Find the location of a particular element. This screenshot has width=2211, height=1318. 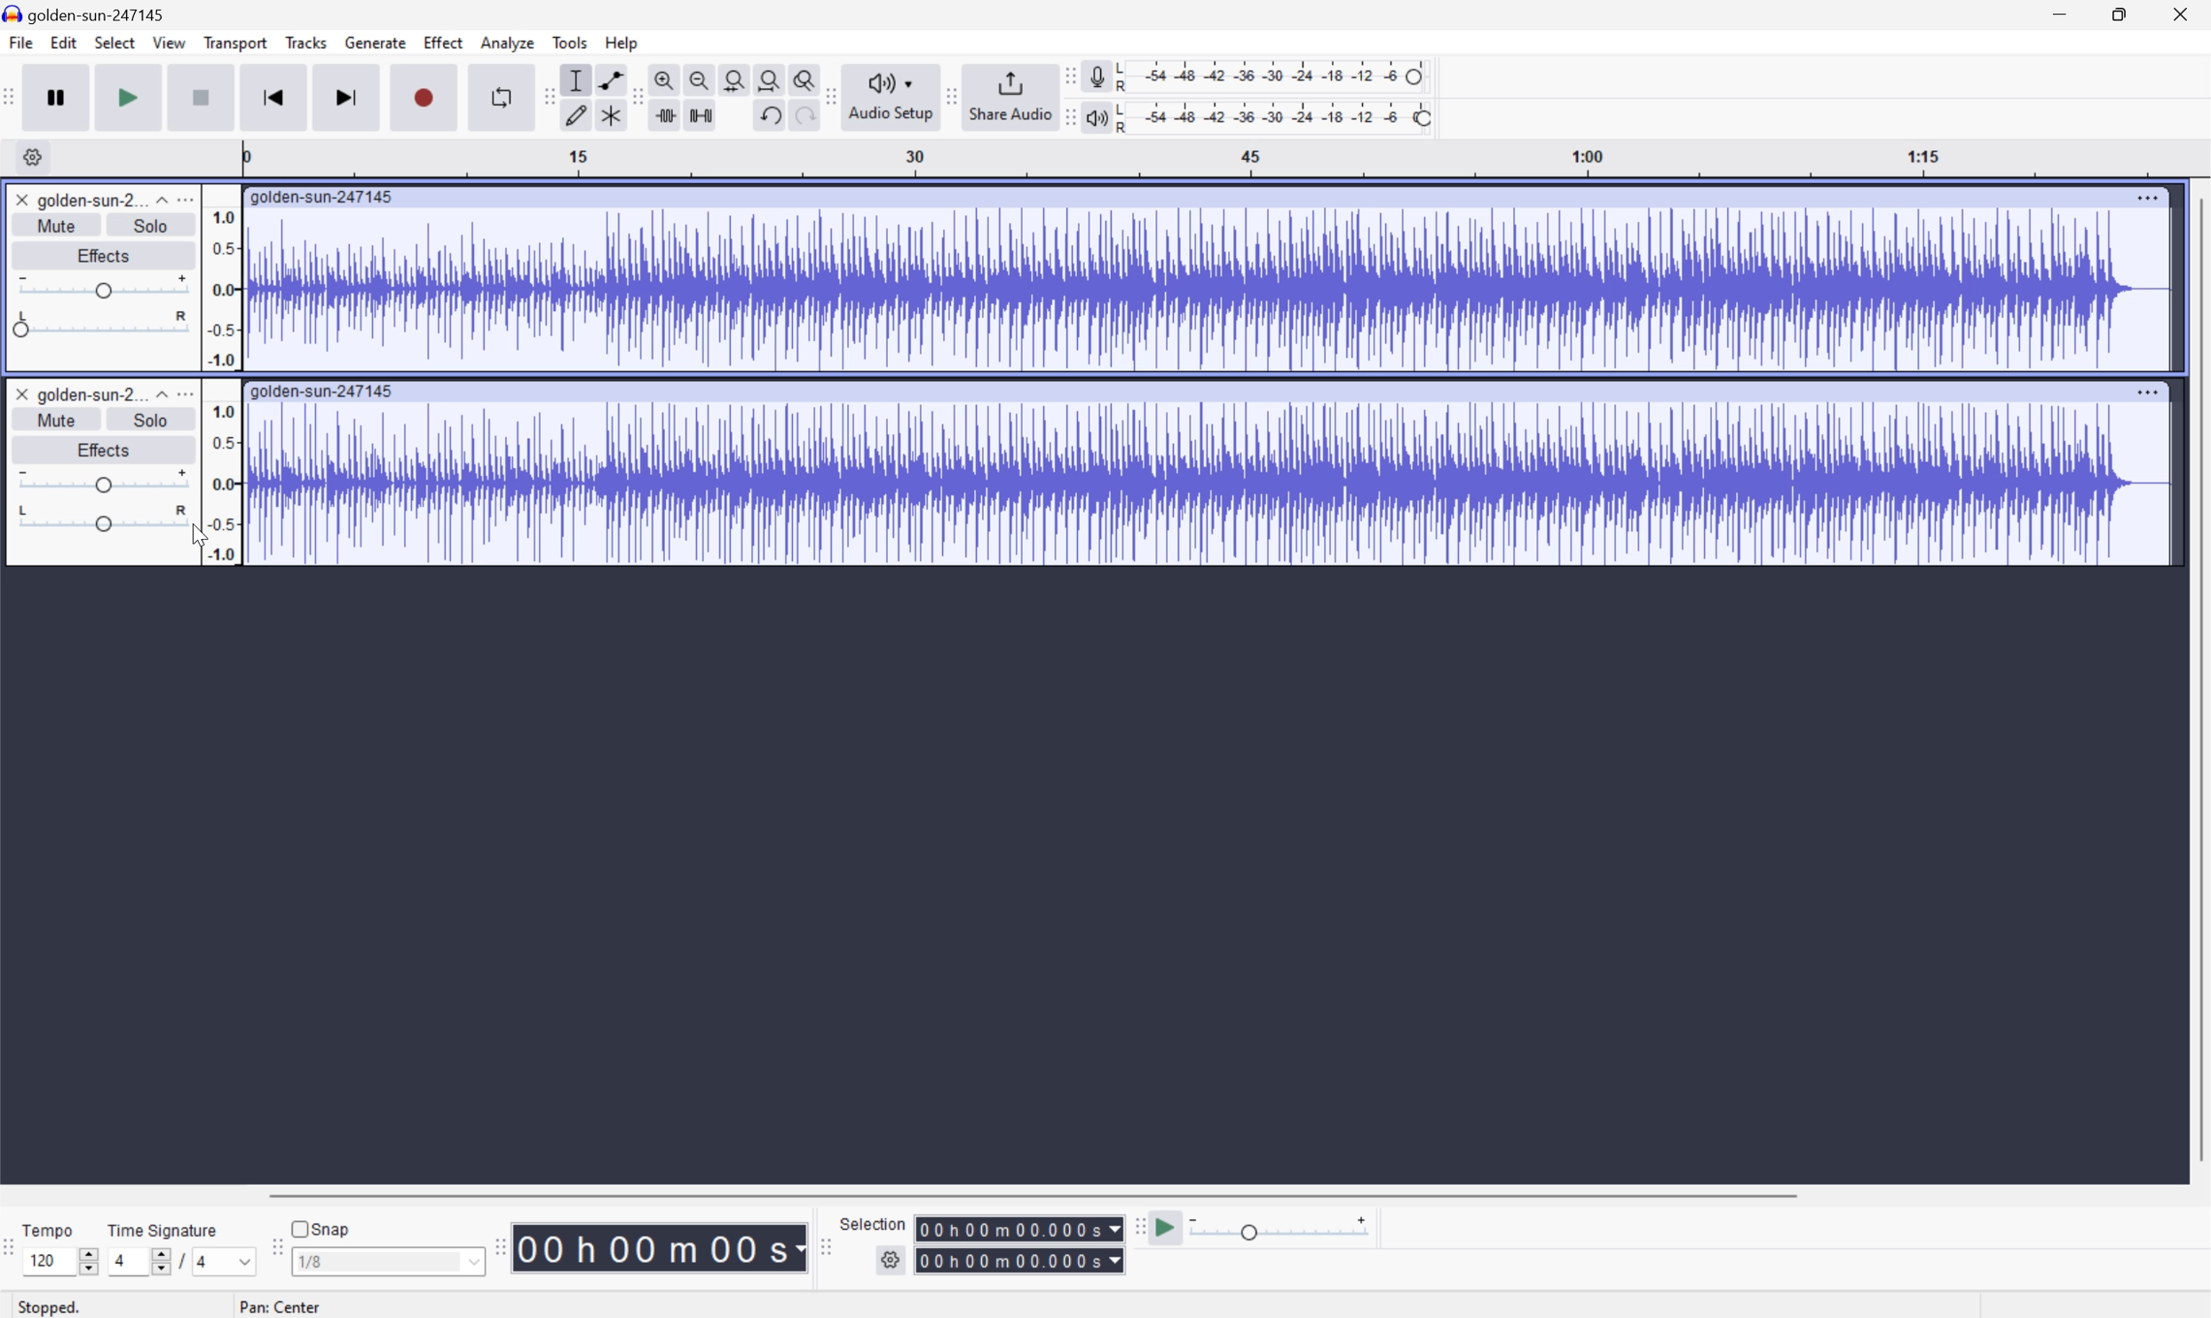

Audacity playback meter toolbar is located at coordinates (1066, 109).